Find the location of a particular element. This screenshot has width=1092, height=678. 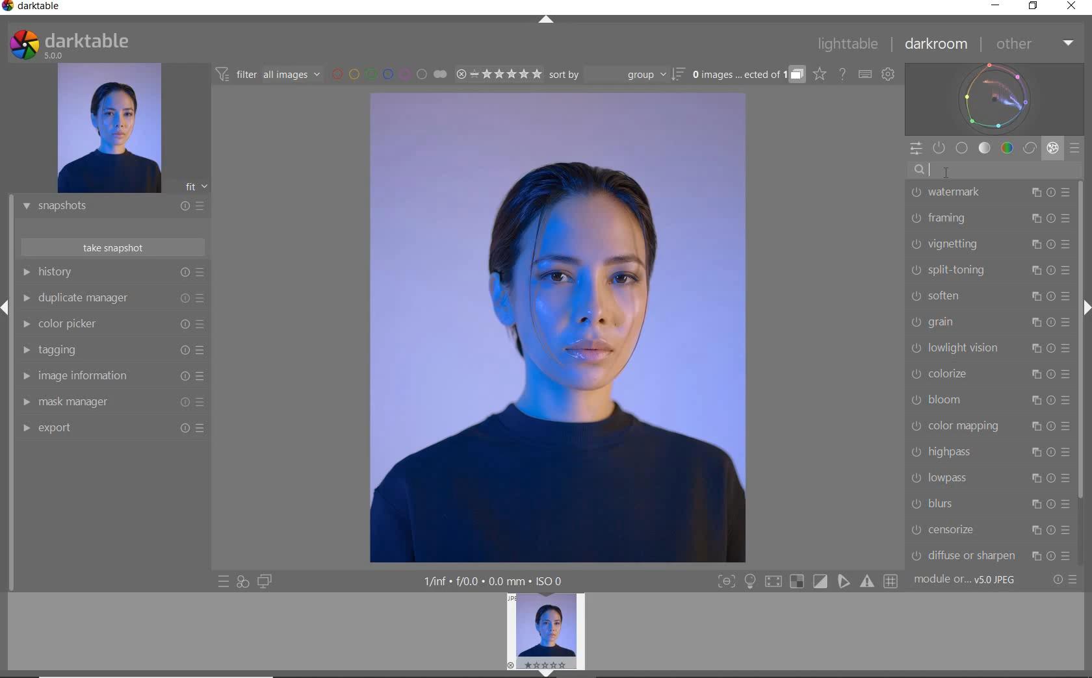

COLOR MAPPING is located at coordinates (989, 425).